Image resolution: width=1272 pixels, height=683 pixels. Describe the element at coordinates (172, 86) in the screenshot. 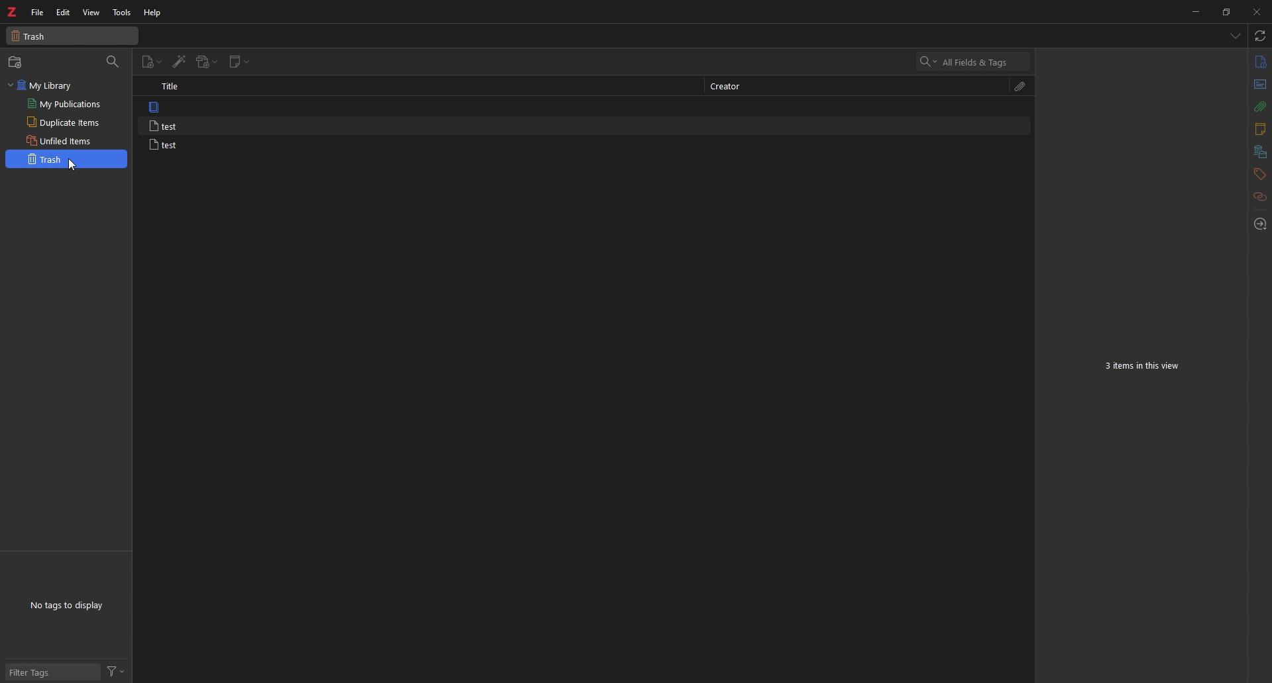

I see `Title` at that location.